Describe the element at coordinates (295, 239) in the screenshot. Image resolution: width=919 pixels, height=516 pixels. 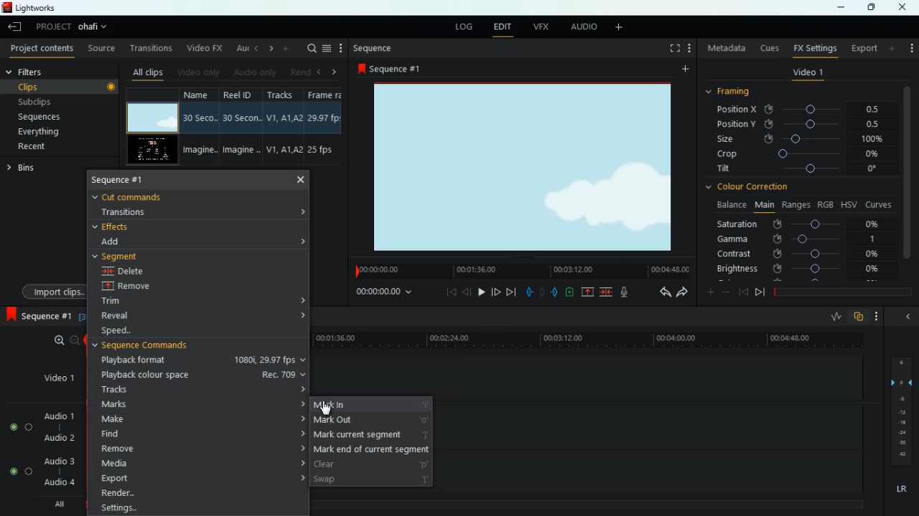
I see `expand` at that location.